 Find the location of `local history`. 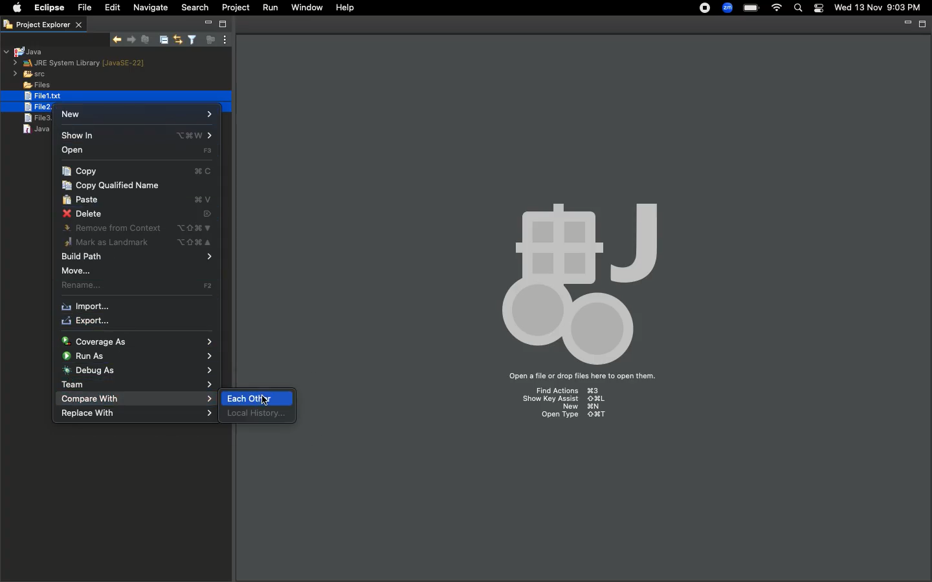

local history is located at coordinates (261, 419).